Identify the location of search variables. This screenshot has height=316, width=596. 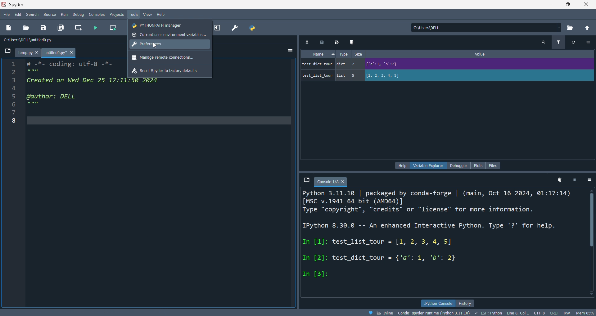
(545, 43).